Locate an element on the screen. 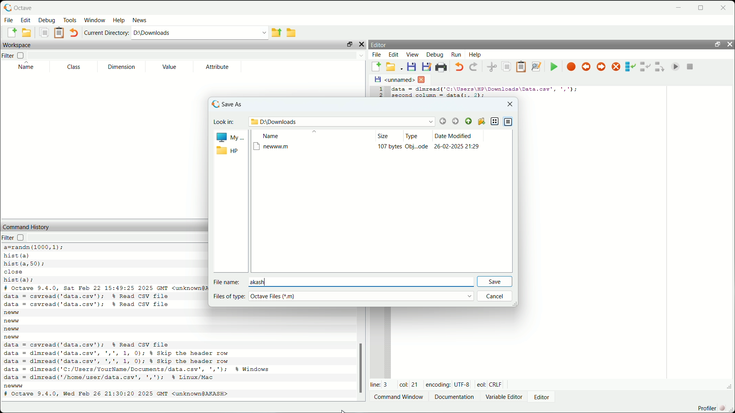 This screenshot has width=735, height=413. current directory is located at coordinates (106, 33).